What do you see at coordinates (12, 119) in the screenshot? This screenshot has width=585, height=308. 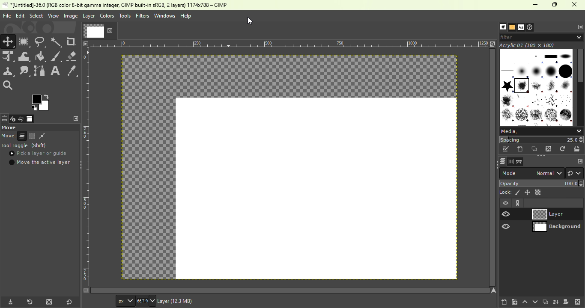 I see `Device status` at bounding box center [12, 119].